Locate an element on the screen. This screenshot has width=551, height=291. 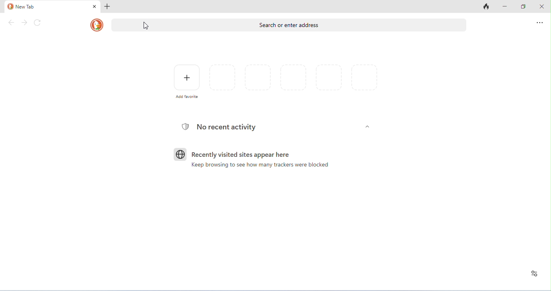
add new tab is located at coordinates (108, 7).